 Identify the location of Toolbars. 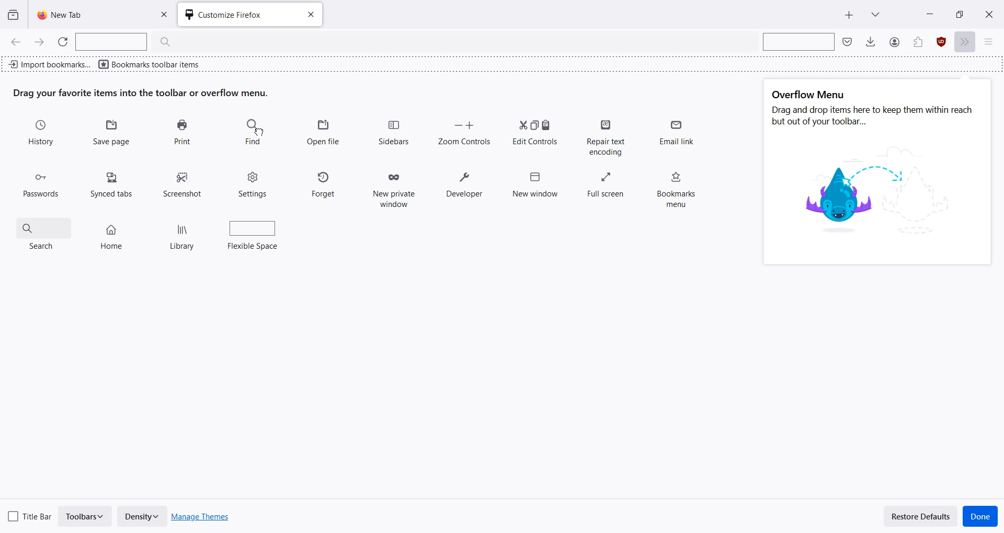
(86, 516).